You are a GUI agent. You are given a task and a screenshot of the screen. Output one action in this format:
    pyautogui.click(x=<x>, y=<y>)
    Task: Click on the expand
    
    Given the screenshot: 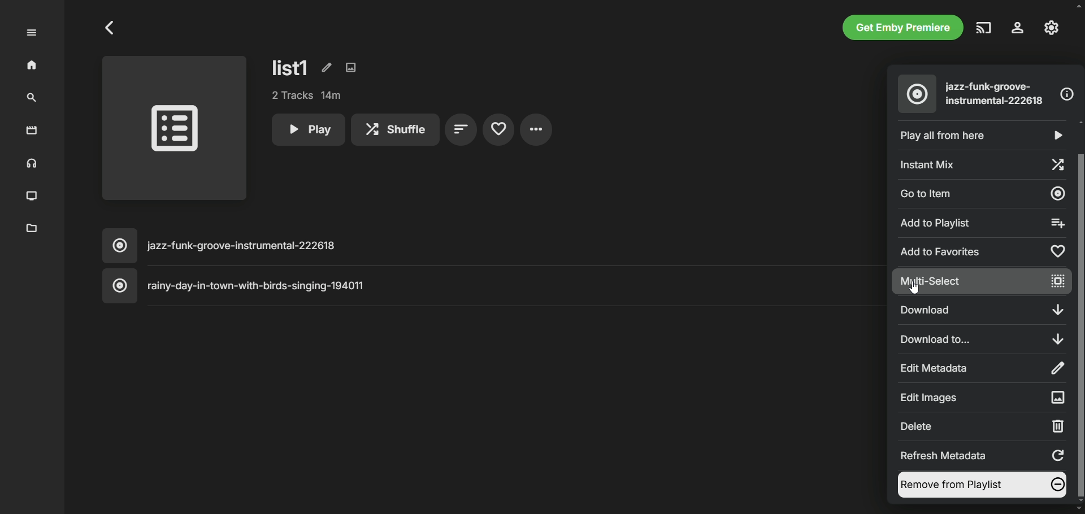 What is the action you would take?
    pyautogui.click(x=32, y=33)
    